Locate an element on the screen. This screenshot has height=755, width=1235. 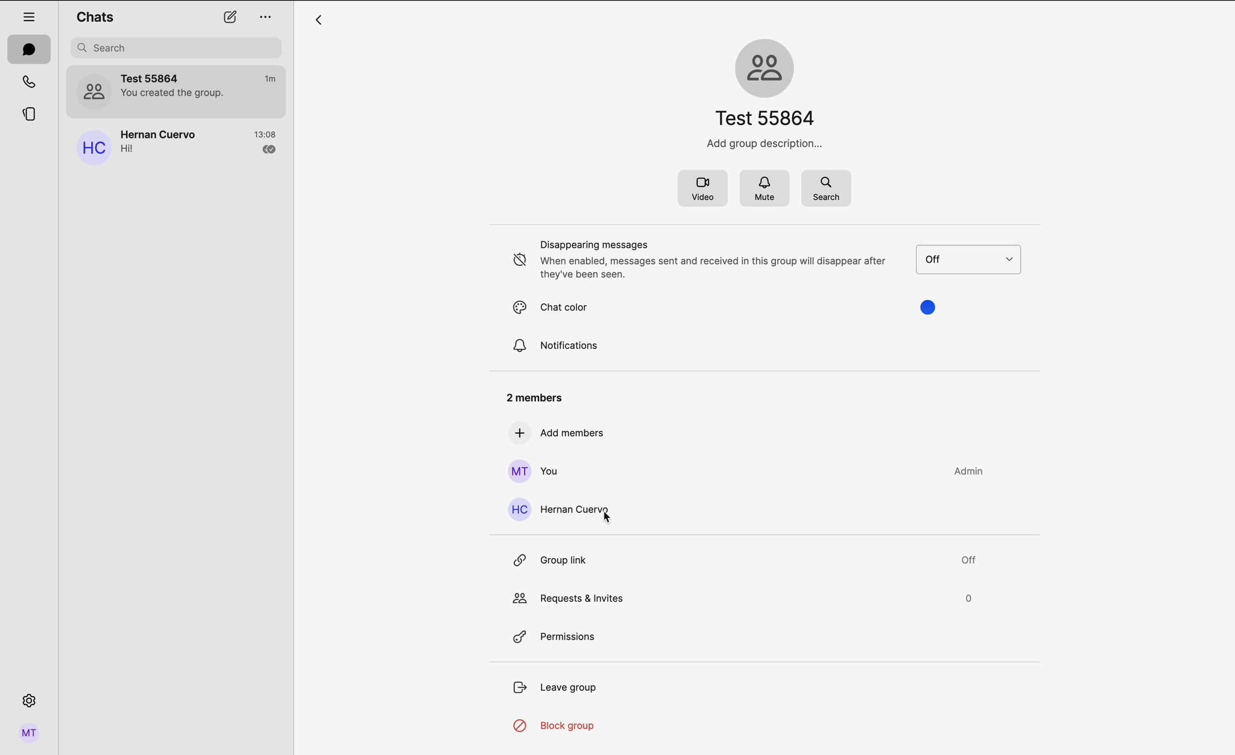
profile is located at coordinates (28, 733).